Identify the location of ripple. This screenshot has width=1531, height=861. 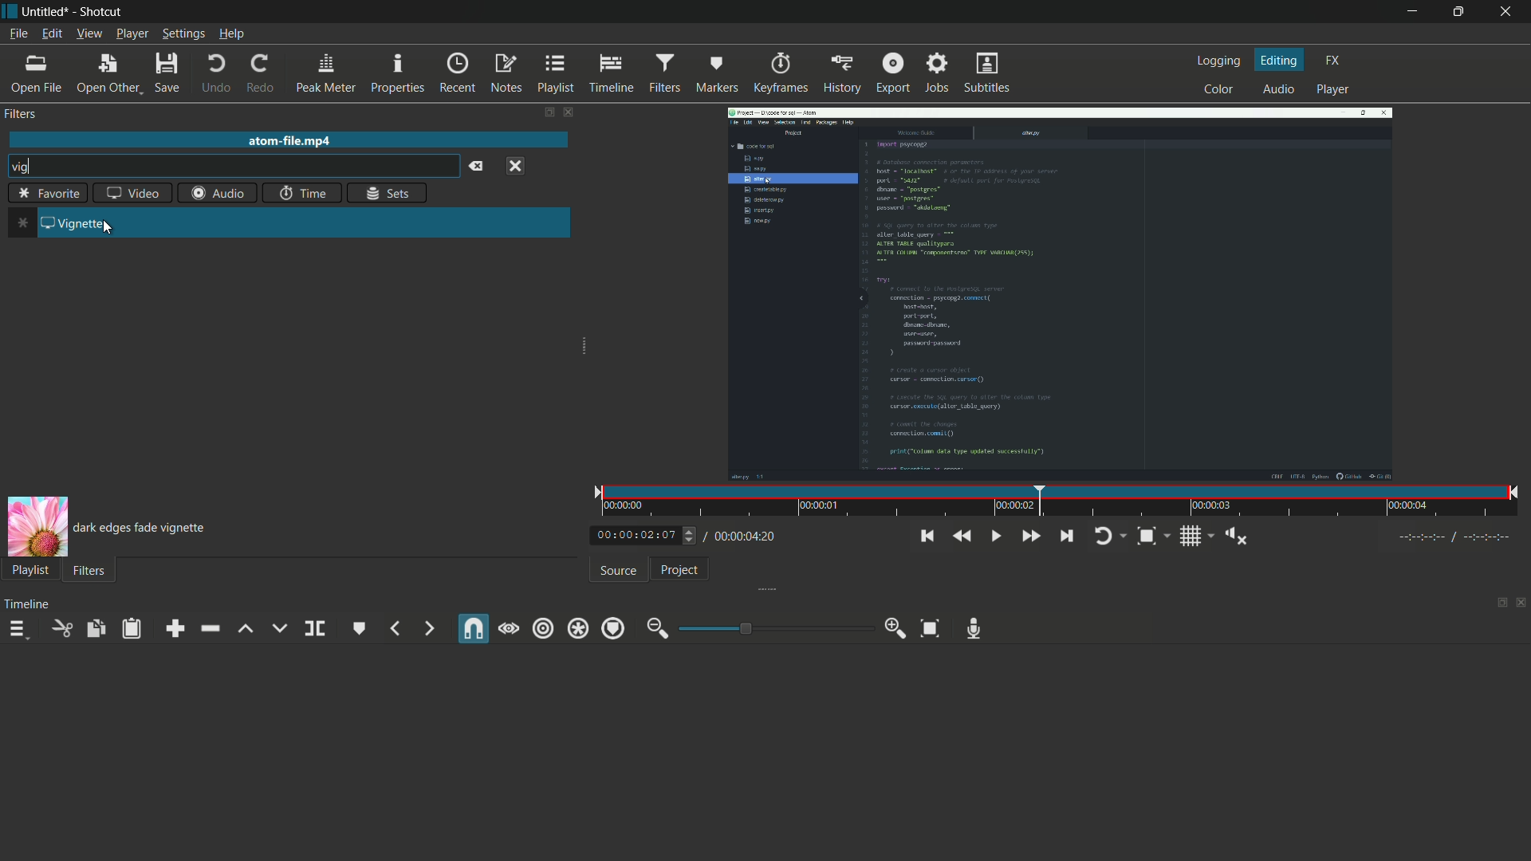
(543, 630).